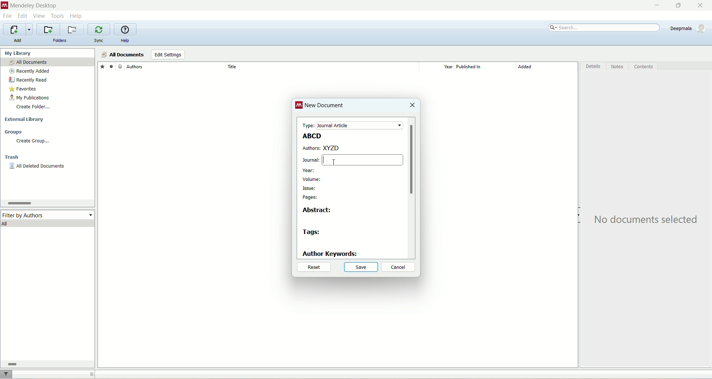  What do you see at coordinates (22, 16) in the screenshot?
I see `edit` at bounding box center [22, 16].